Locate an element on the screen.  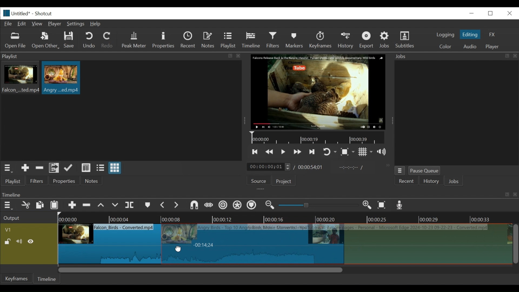
minimize is located at coordinates (471, 13).